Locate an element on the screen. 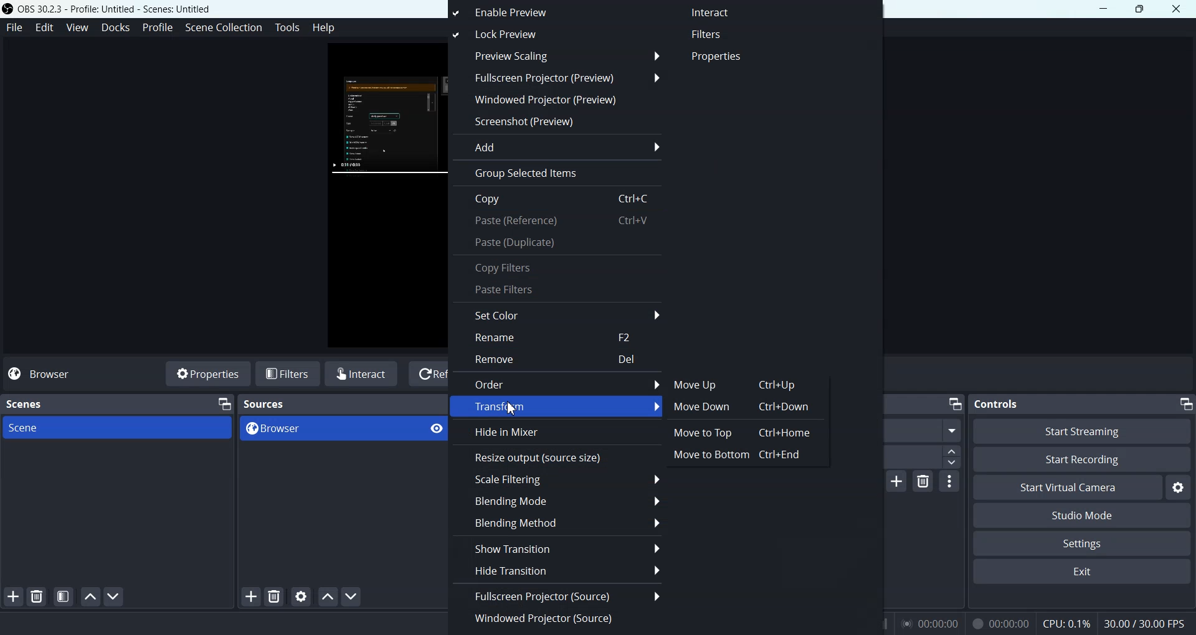 The image size is (1196, 635). Filters is located at coordinates (288, 373).